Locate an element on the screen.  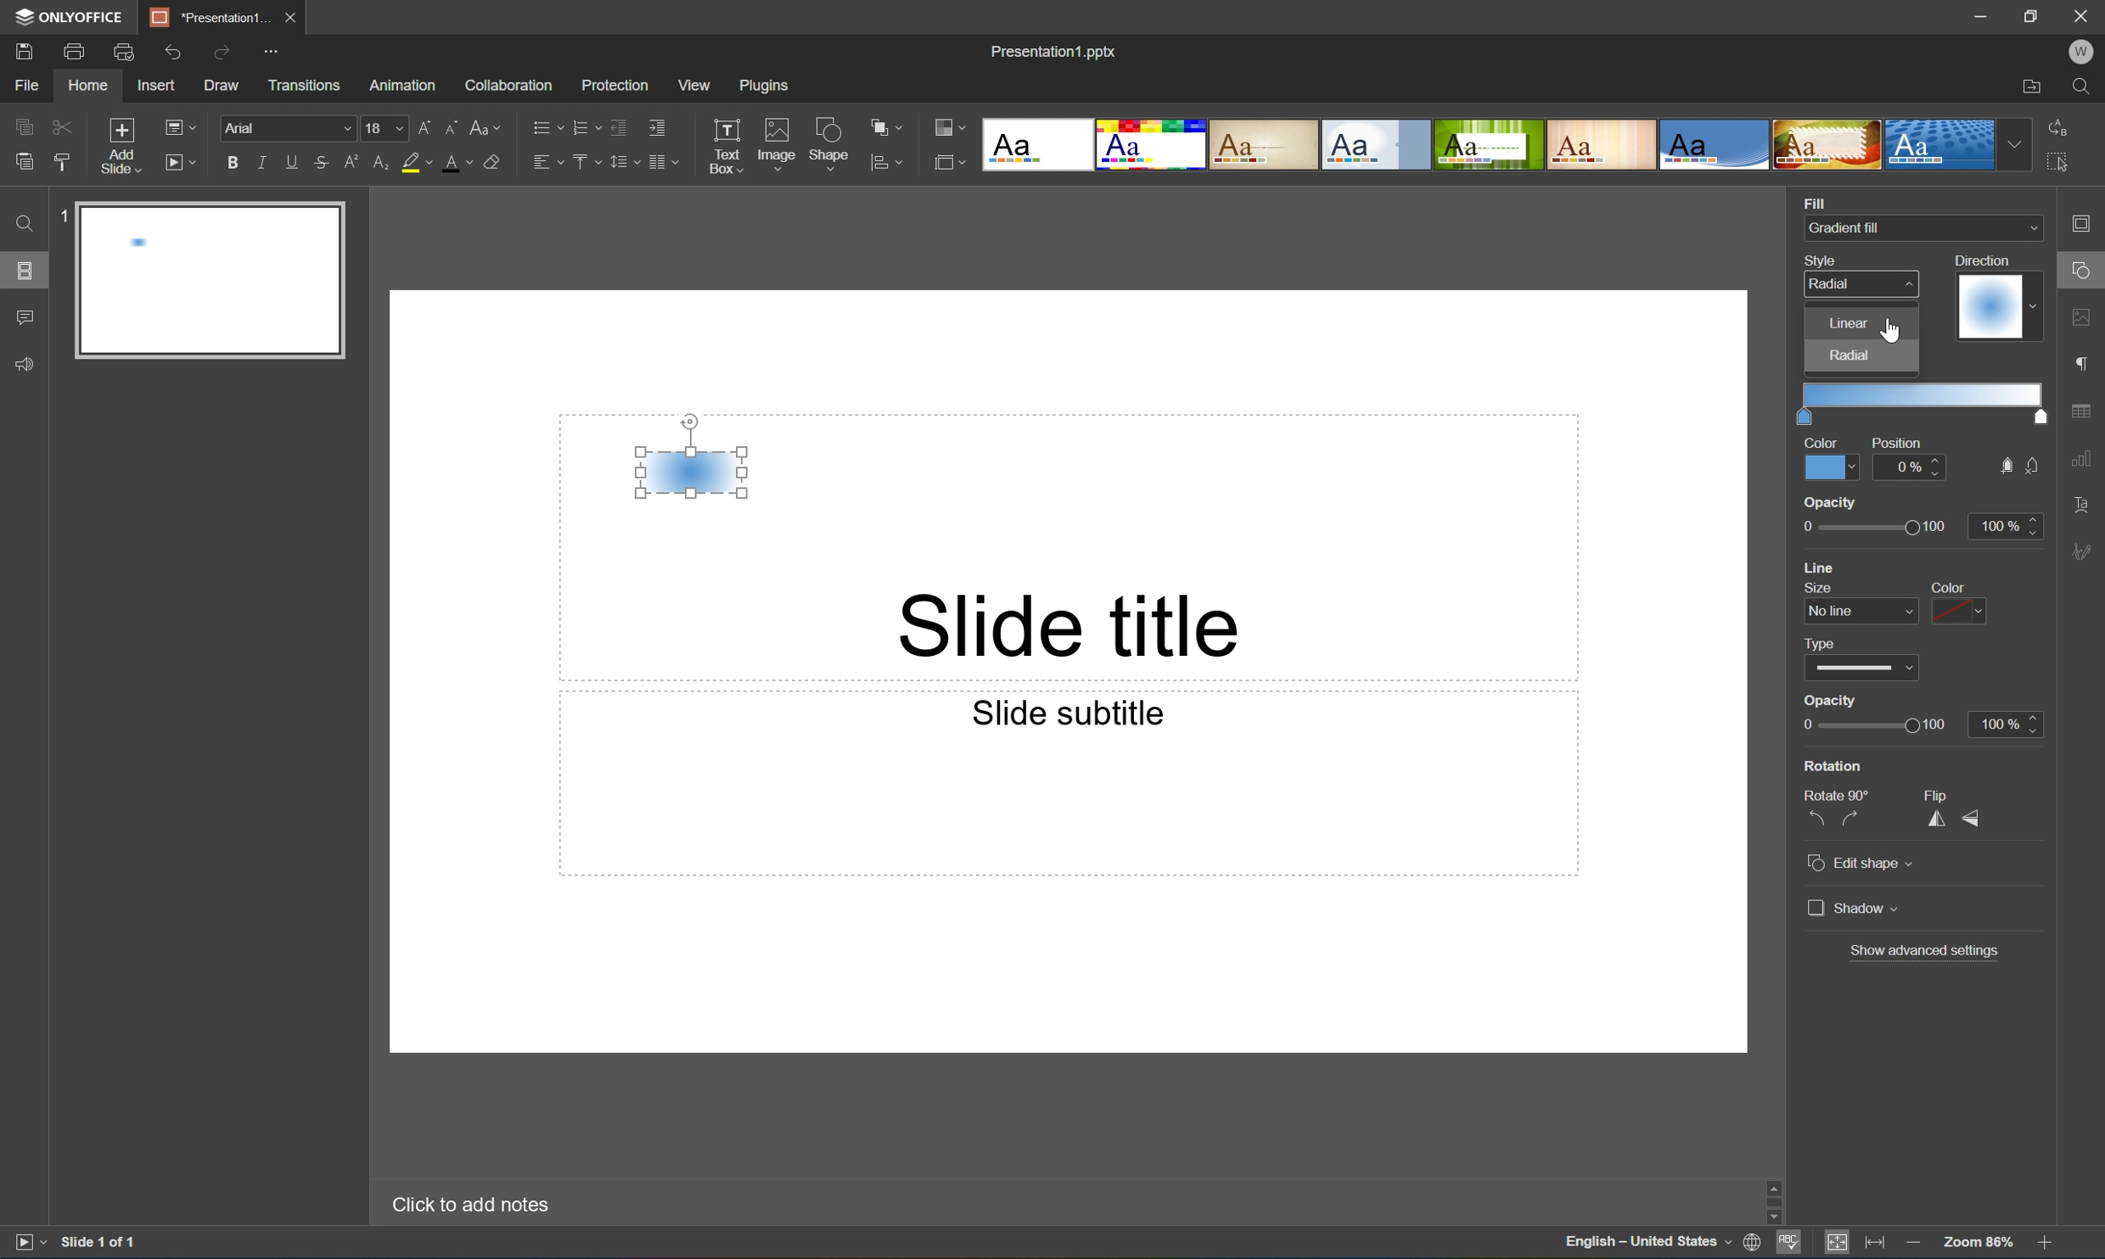
Click to add notes is located at coordinates (467, 1202).